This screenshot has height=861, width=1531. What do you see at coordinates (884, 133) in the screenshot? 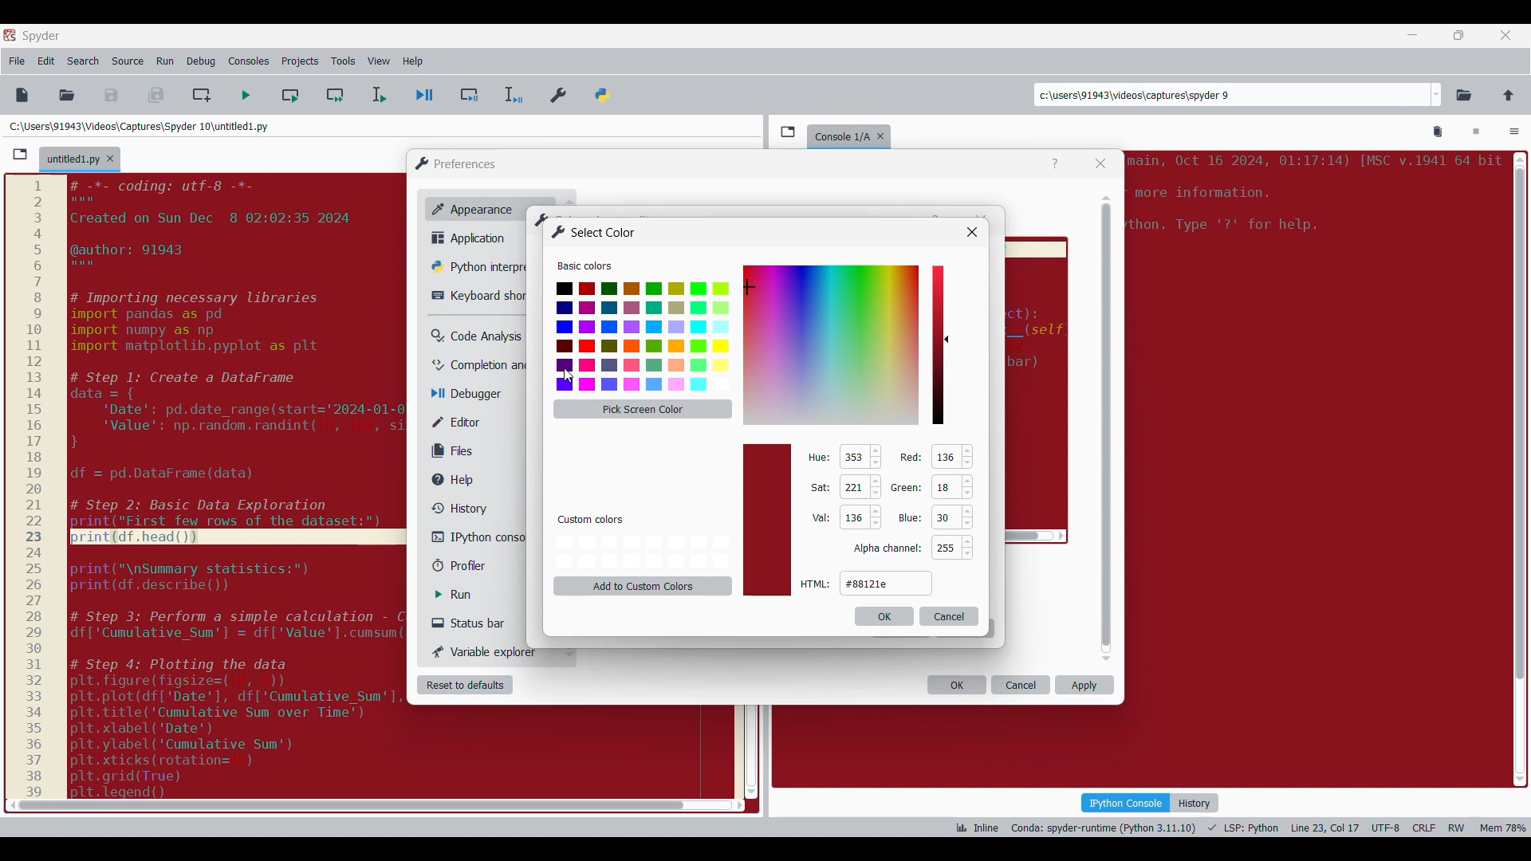
I see `Close tab` at bounding box center [884, 133].